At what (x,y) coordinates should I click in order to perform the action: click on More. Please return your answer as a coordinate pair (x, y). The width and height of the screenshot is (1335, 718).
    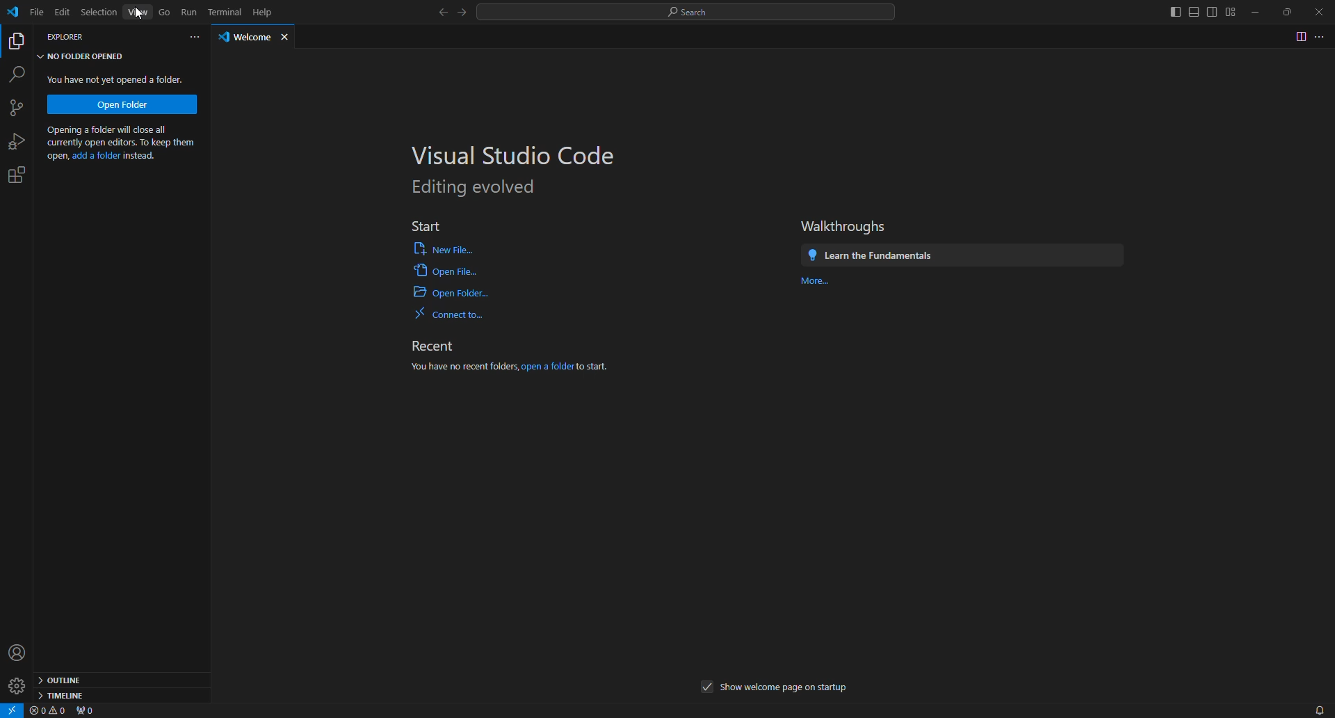
    Looking at the image, I should click on (816, 285).